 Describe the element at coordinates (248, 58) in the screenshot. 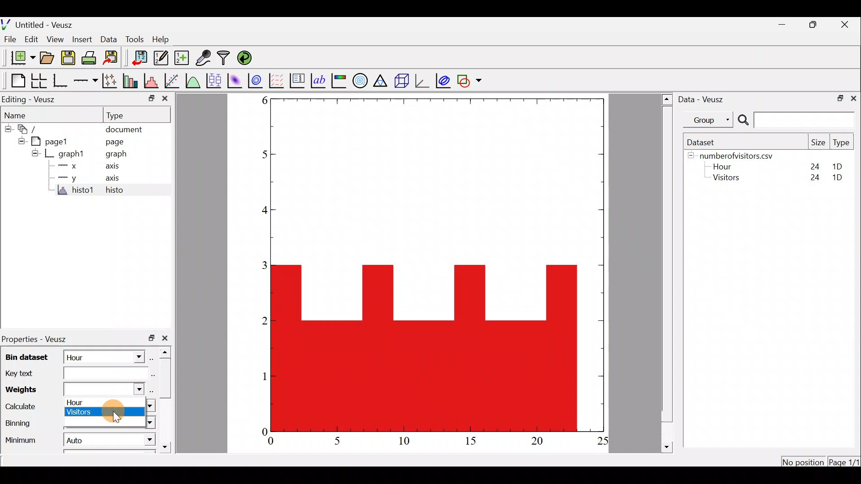

I see `reload linked datasets` at that location.